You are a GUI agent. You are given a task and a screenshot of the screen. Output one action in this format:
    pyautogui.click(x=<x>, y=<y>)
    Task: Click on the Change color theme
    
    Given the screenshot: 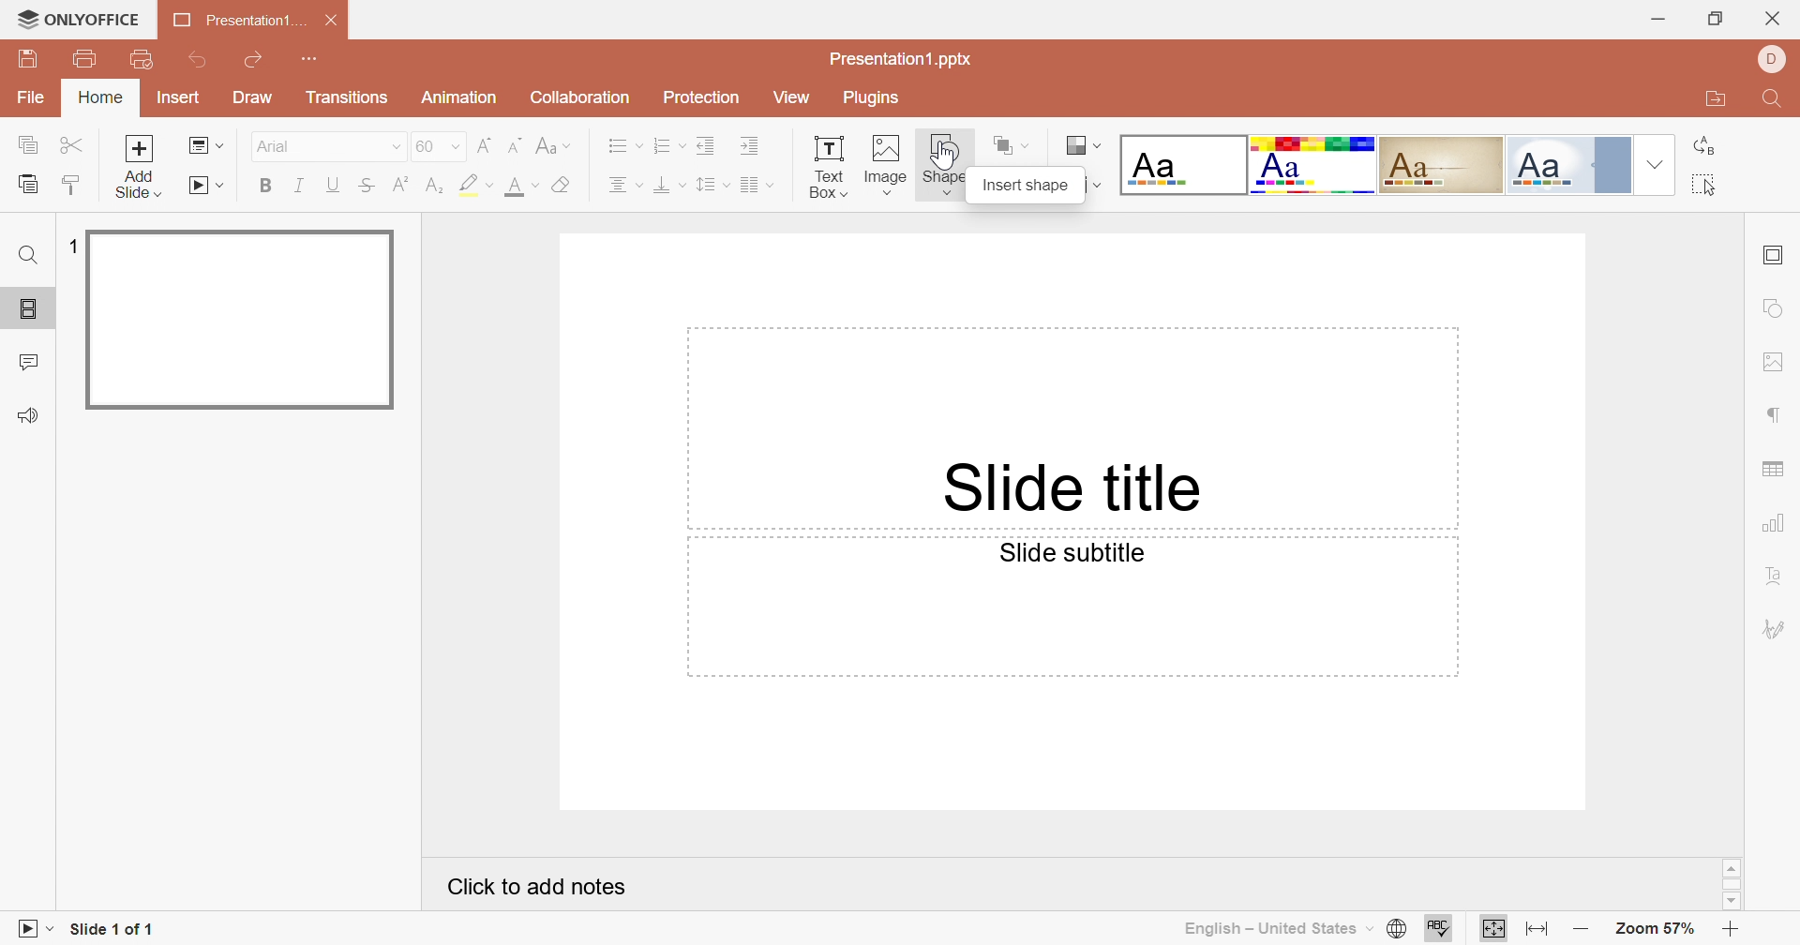 What is the action you would take?
    pyautogui.click(x=1083, y=146)
    